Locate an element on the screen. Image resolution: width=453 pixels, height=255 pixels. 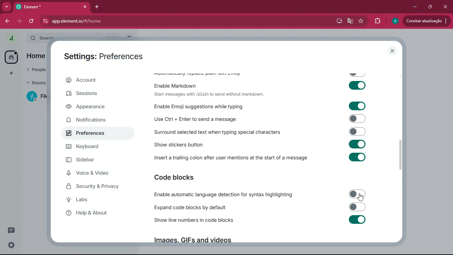
Enable Emoji suggestions while typing is located at coordinates (258, 106).